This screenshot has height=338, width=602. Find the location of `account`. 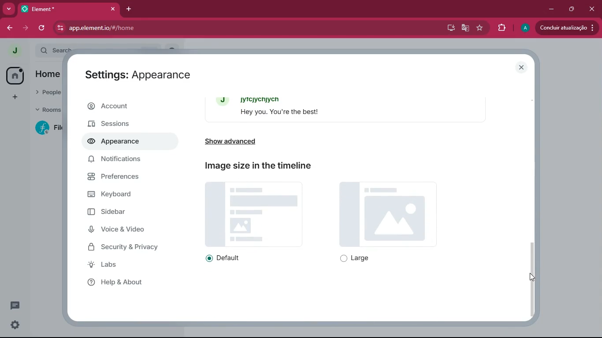

account is located at coordinates (127, 107).